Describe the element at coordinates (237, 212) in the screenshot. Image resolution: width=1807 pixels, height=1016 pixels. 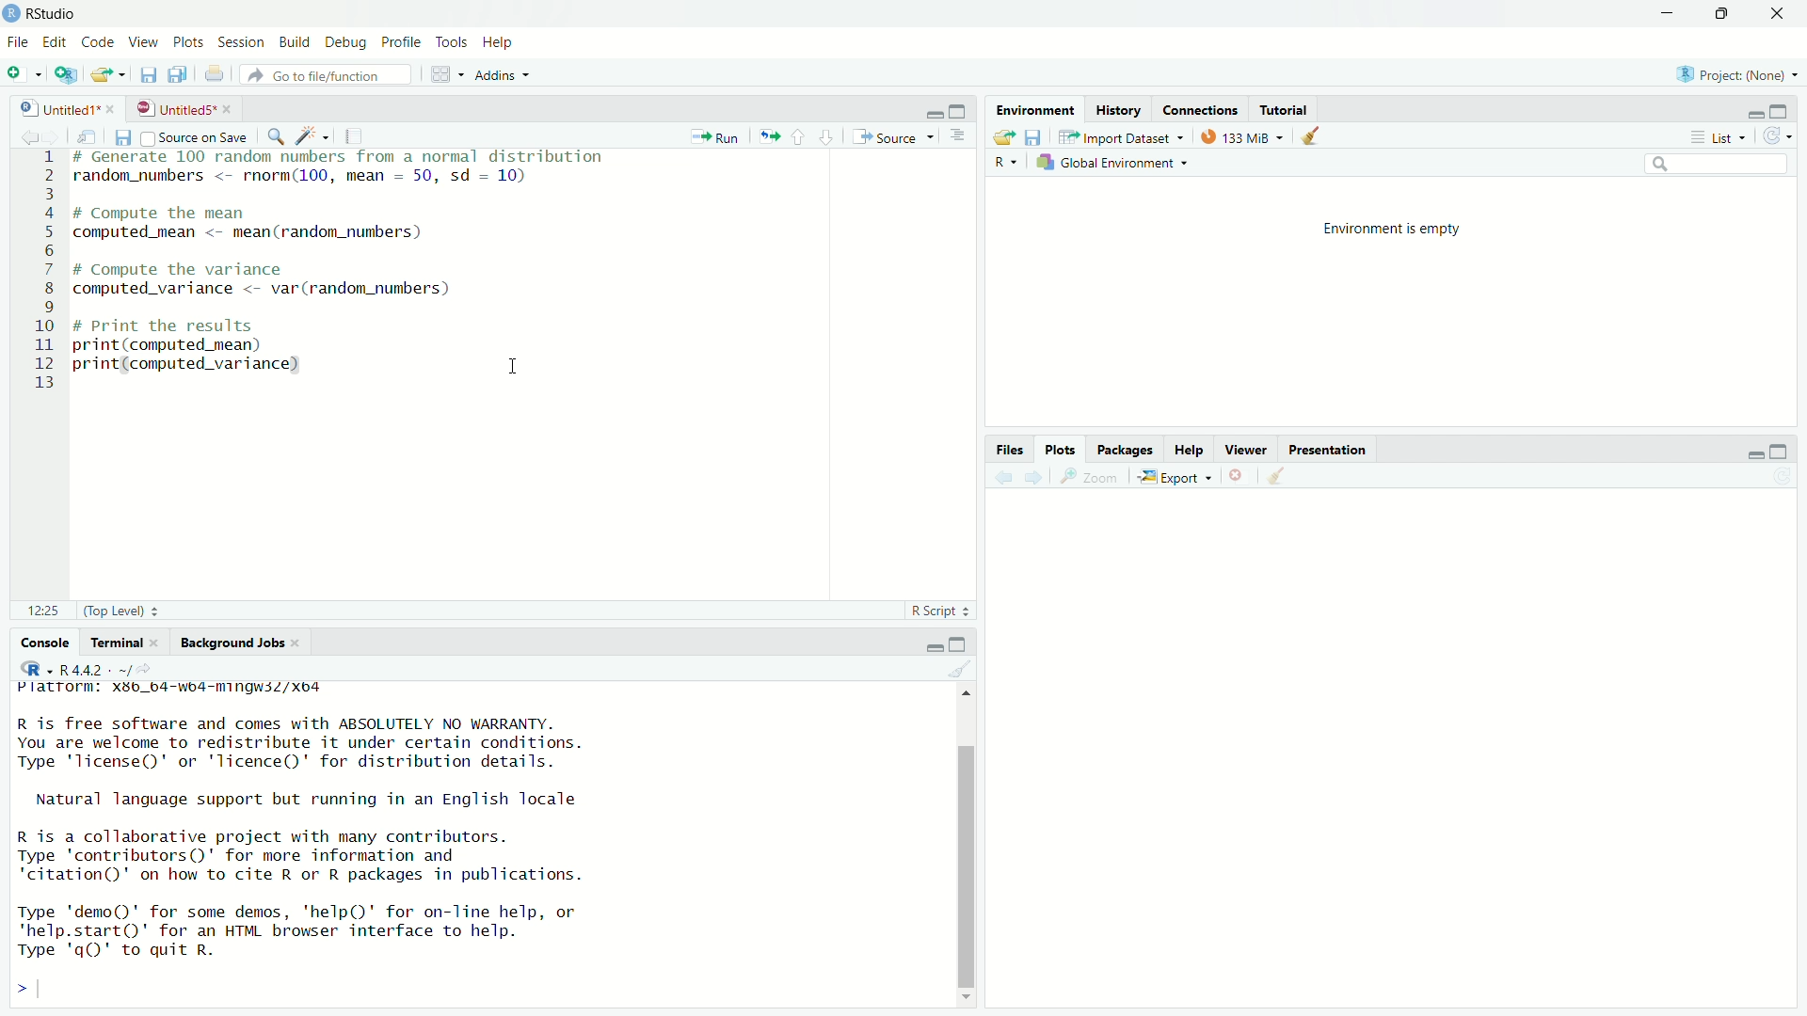
I see `# Compute the mean` at that location.